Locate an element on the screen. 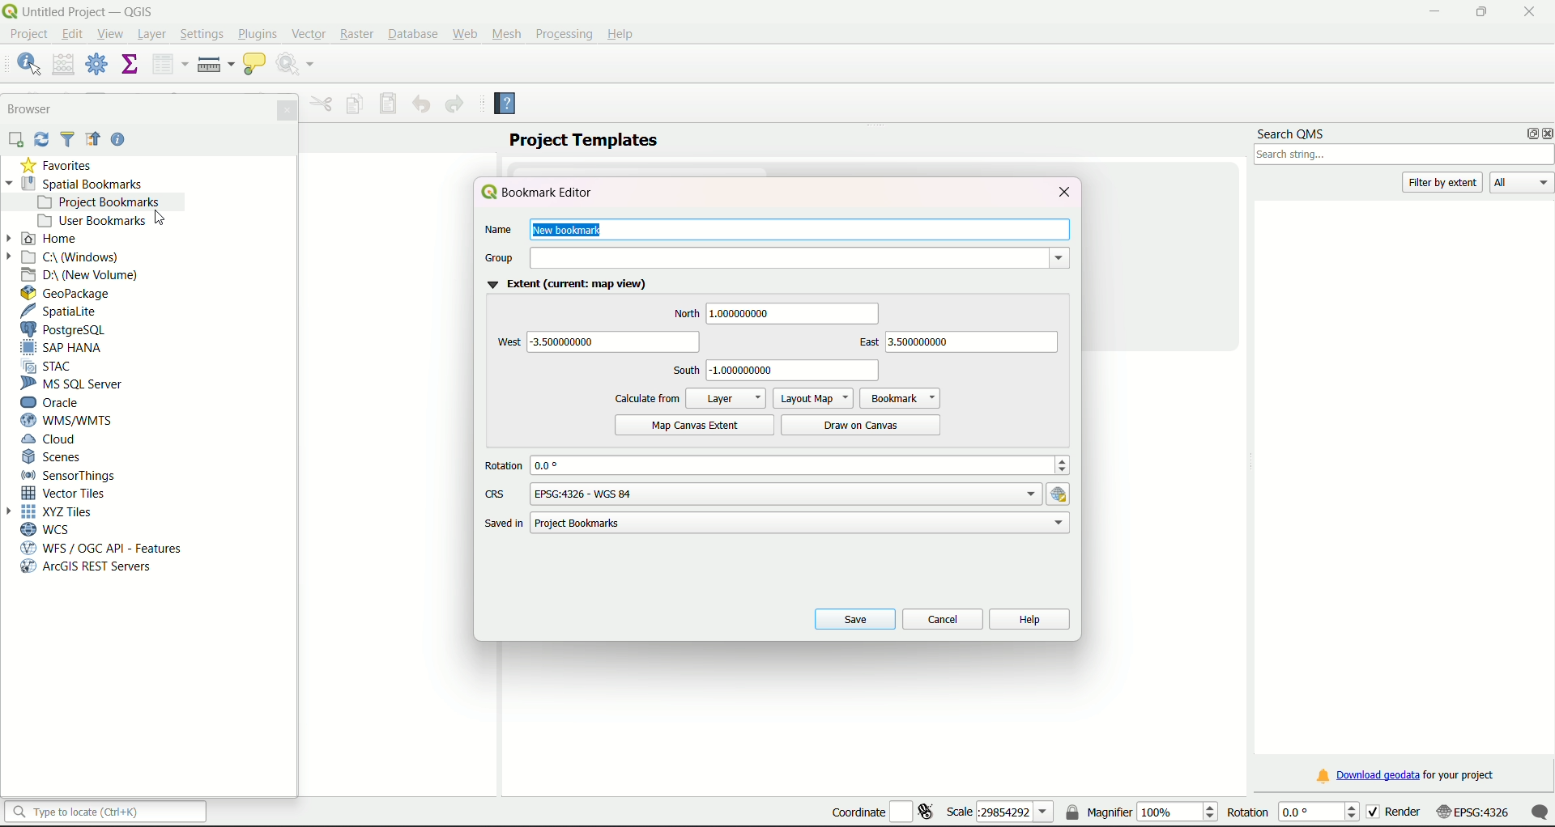  identify features is located at coordinates (28, 62).